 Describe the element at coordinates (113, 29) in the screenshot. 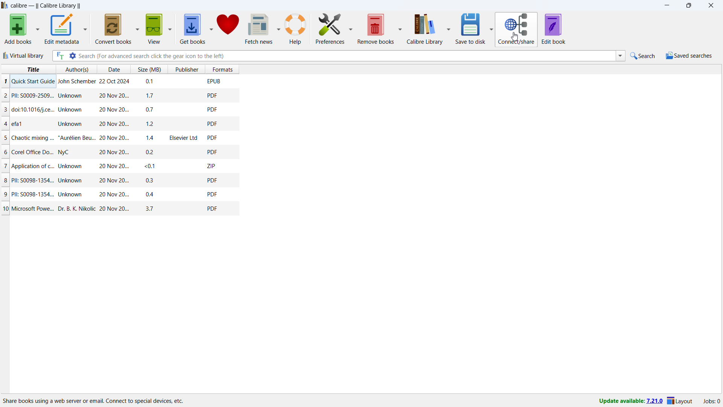

I see `convert books` at that location.